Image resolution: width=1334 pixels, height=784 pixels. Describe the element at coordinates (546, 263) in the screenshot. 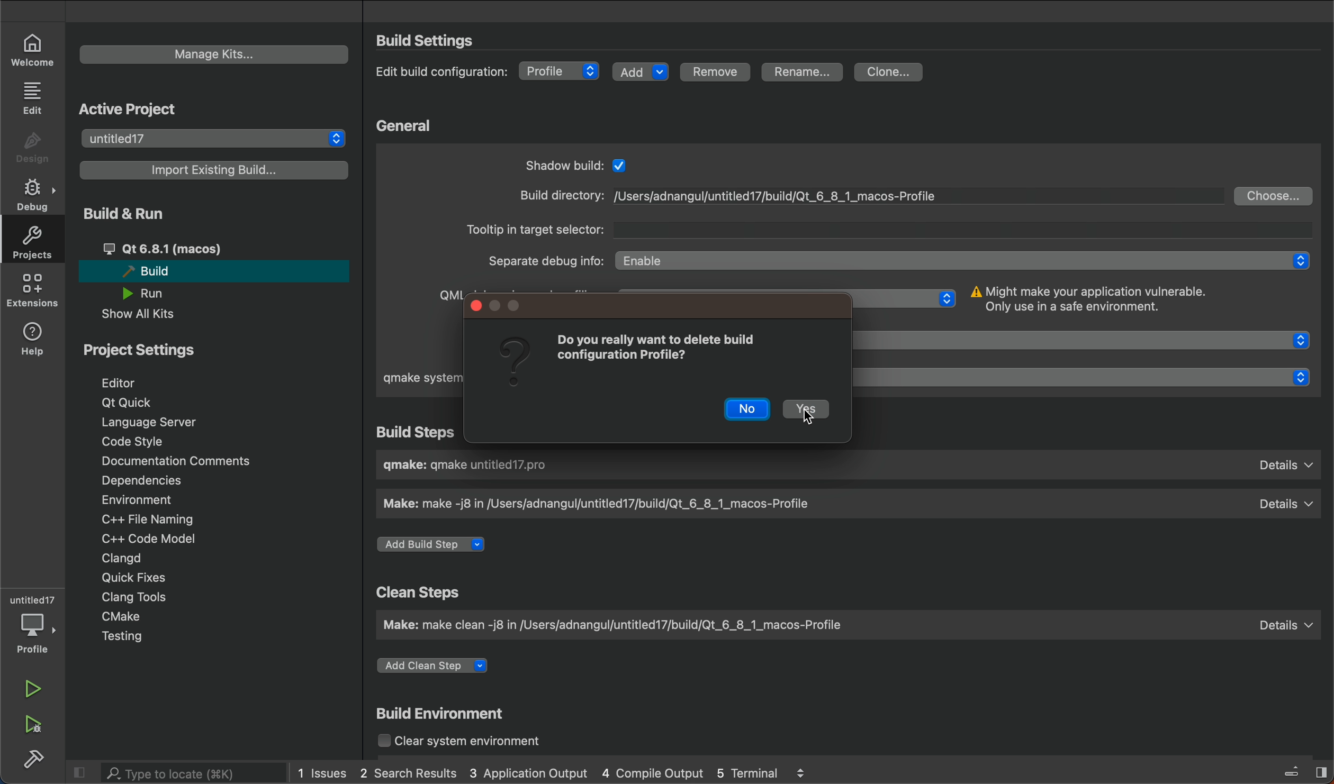

I see `sepertae debug` at that location.